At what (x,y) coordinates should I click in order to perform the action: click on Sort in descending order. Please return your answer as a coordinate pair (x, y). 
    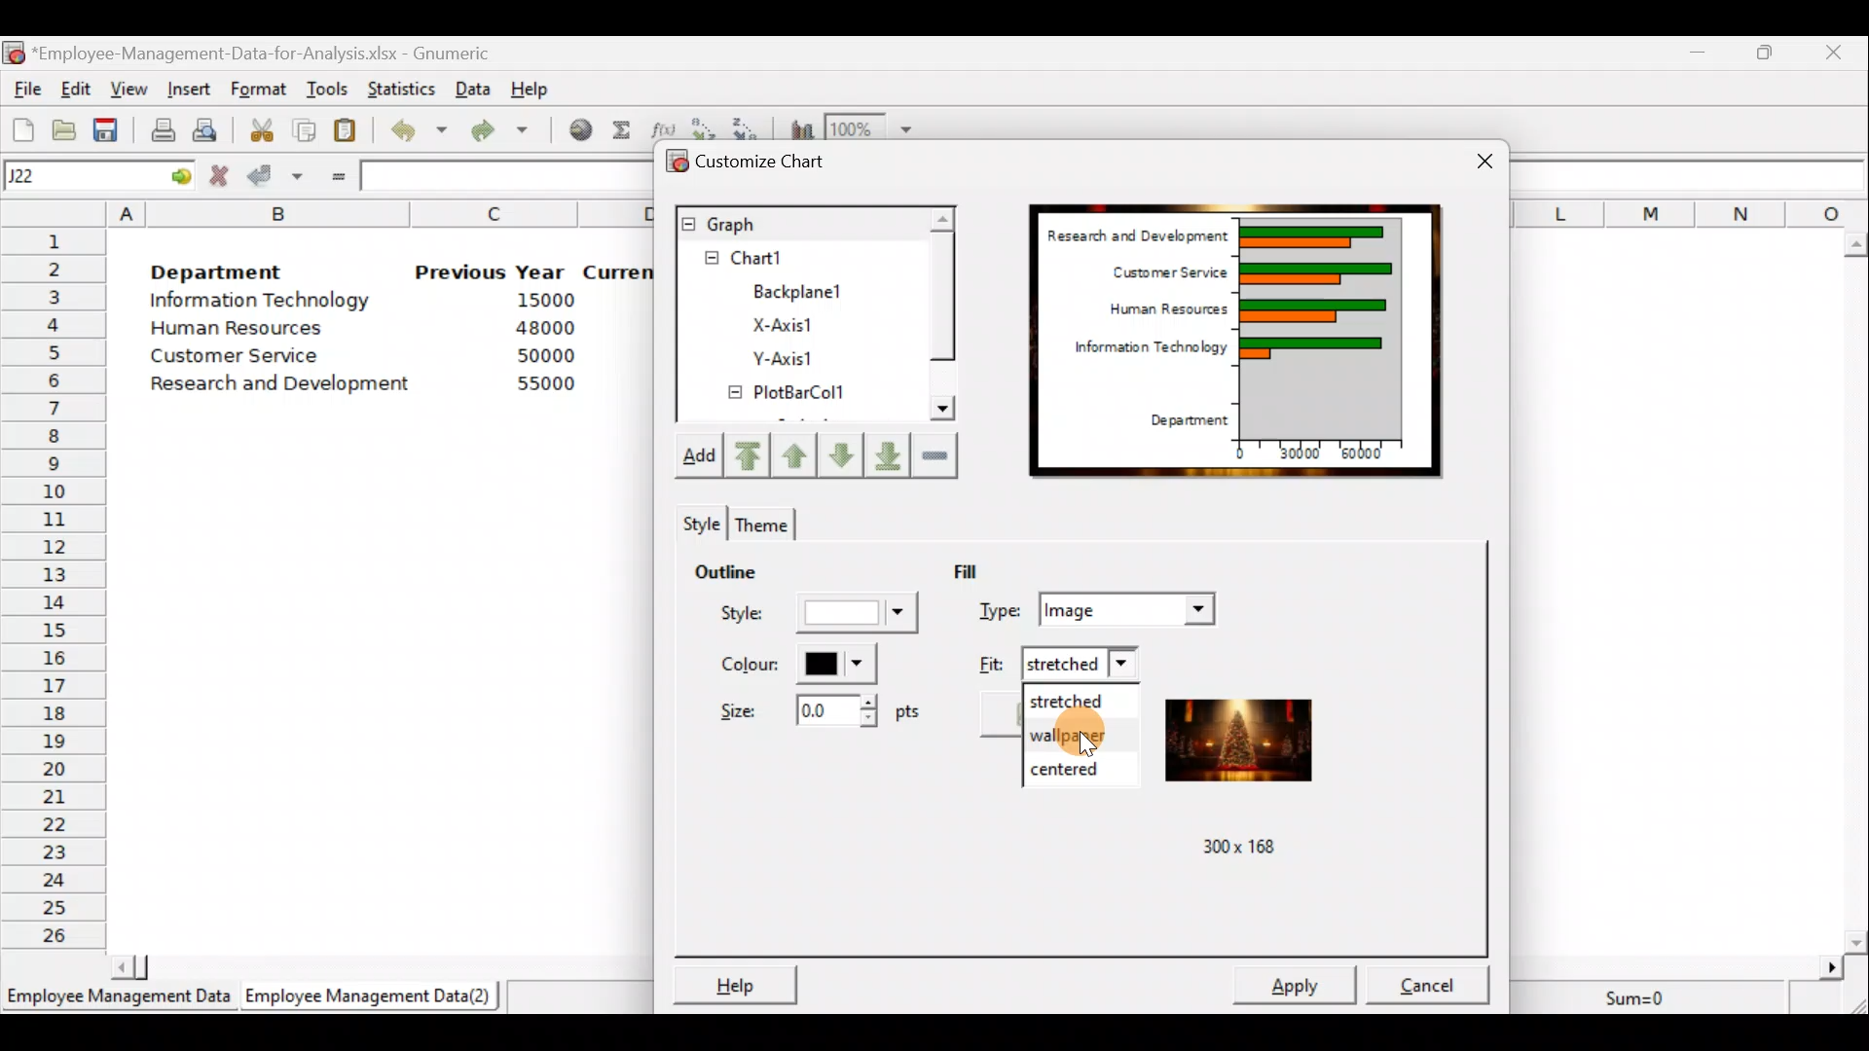
    Looking at the image, I should click on (749, 126).